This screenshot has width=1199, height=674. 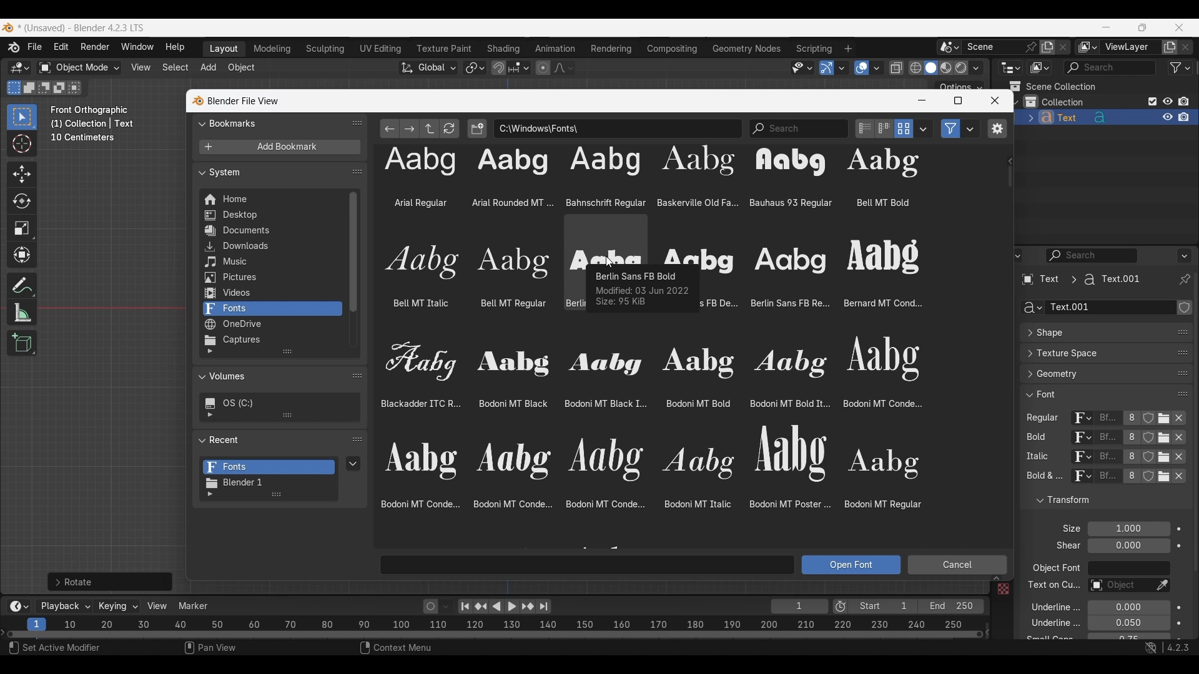 I want to click on Downloads folder, so click(x=271, y=247).